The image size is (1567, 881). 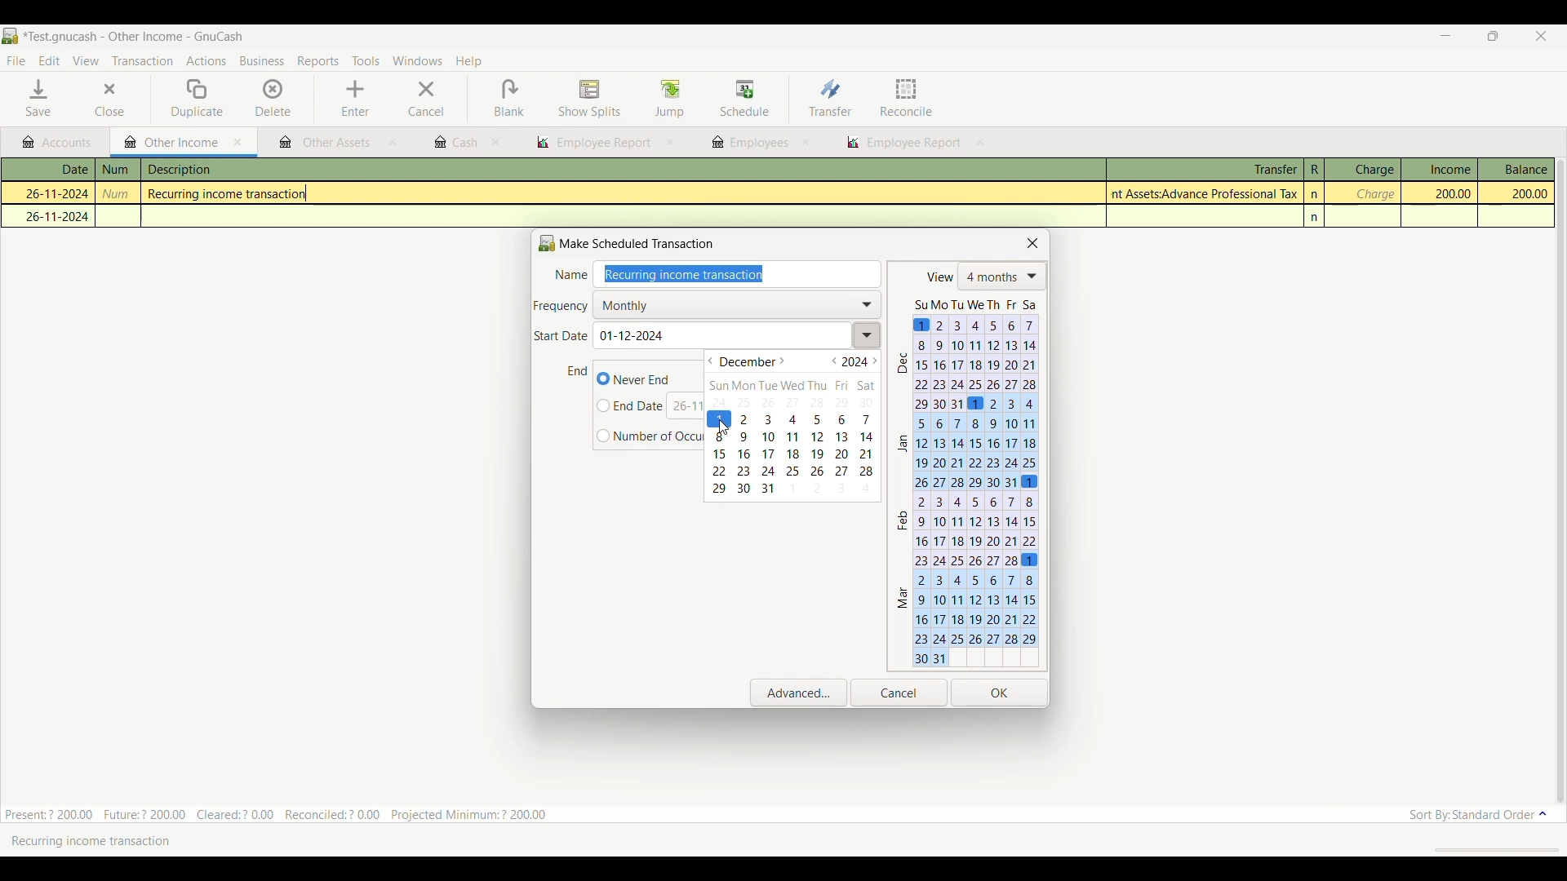 What do you see at coordinates (562, 307) in the screenshot?
I see `Indicates frequency of transaction` at bounding box center [562, 307].